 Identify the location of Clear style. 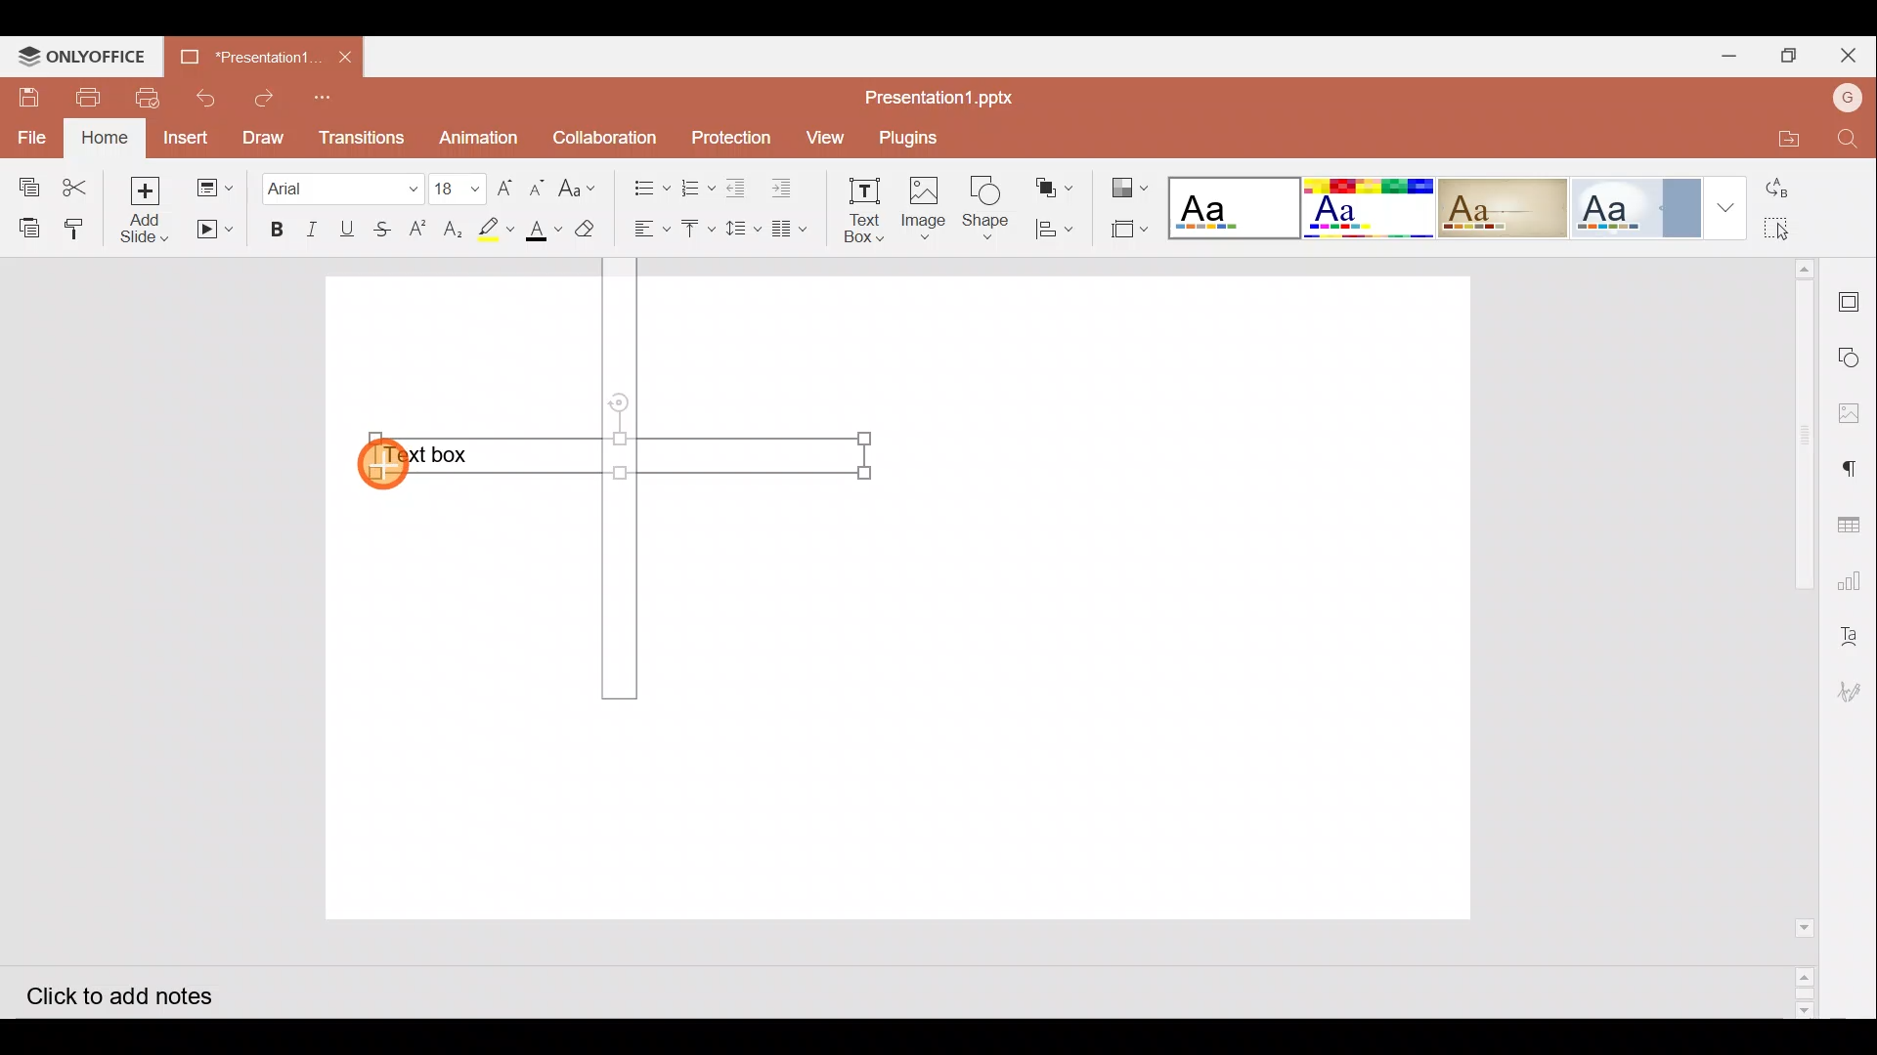
(588, 233).